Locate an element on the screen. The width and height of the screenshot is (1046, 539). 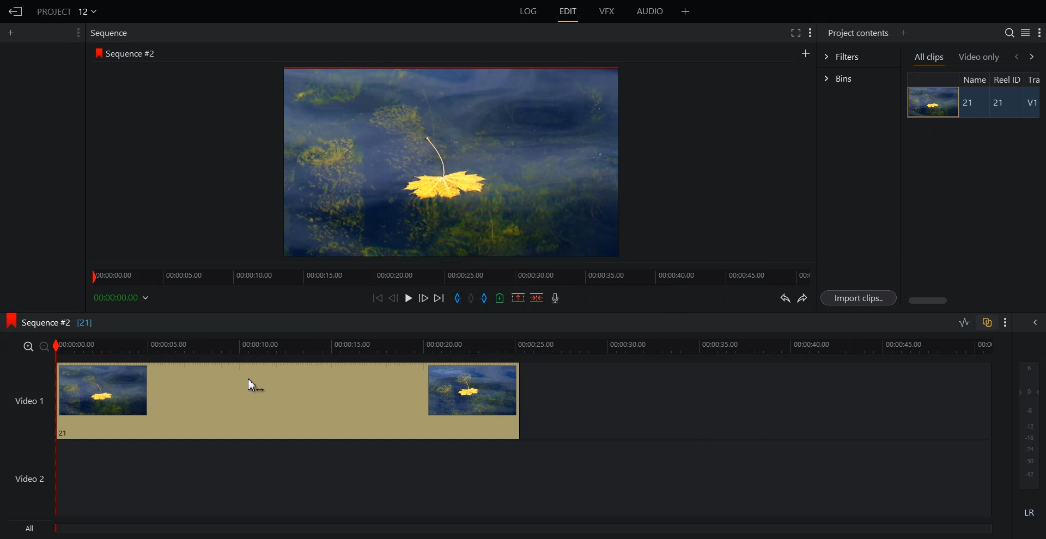
Tra is located at coordinates (1035, 79).